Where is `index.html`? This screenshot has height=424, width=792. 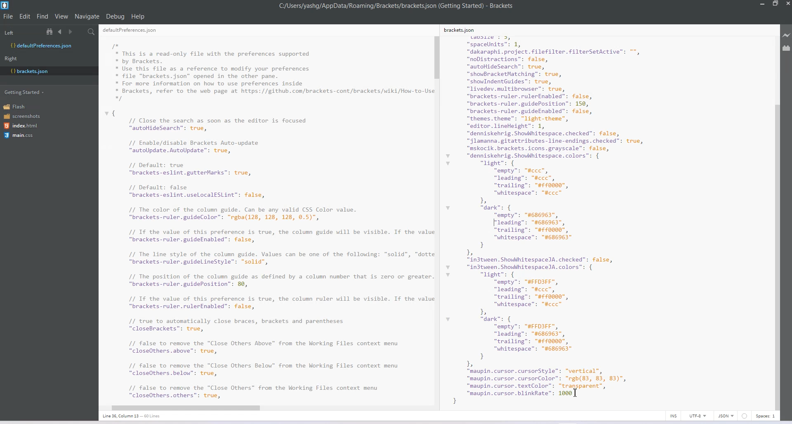
index.html is located at coordinates (24, 126).